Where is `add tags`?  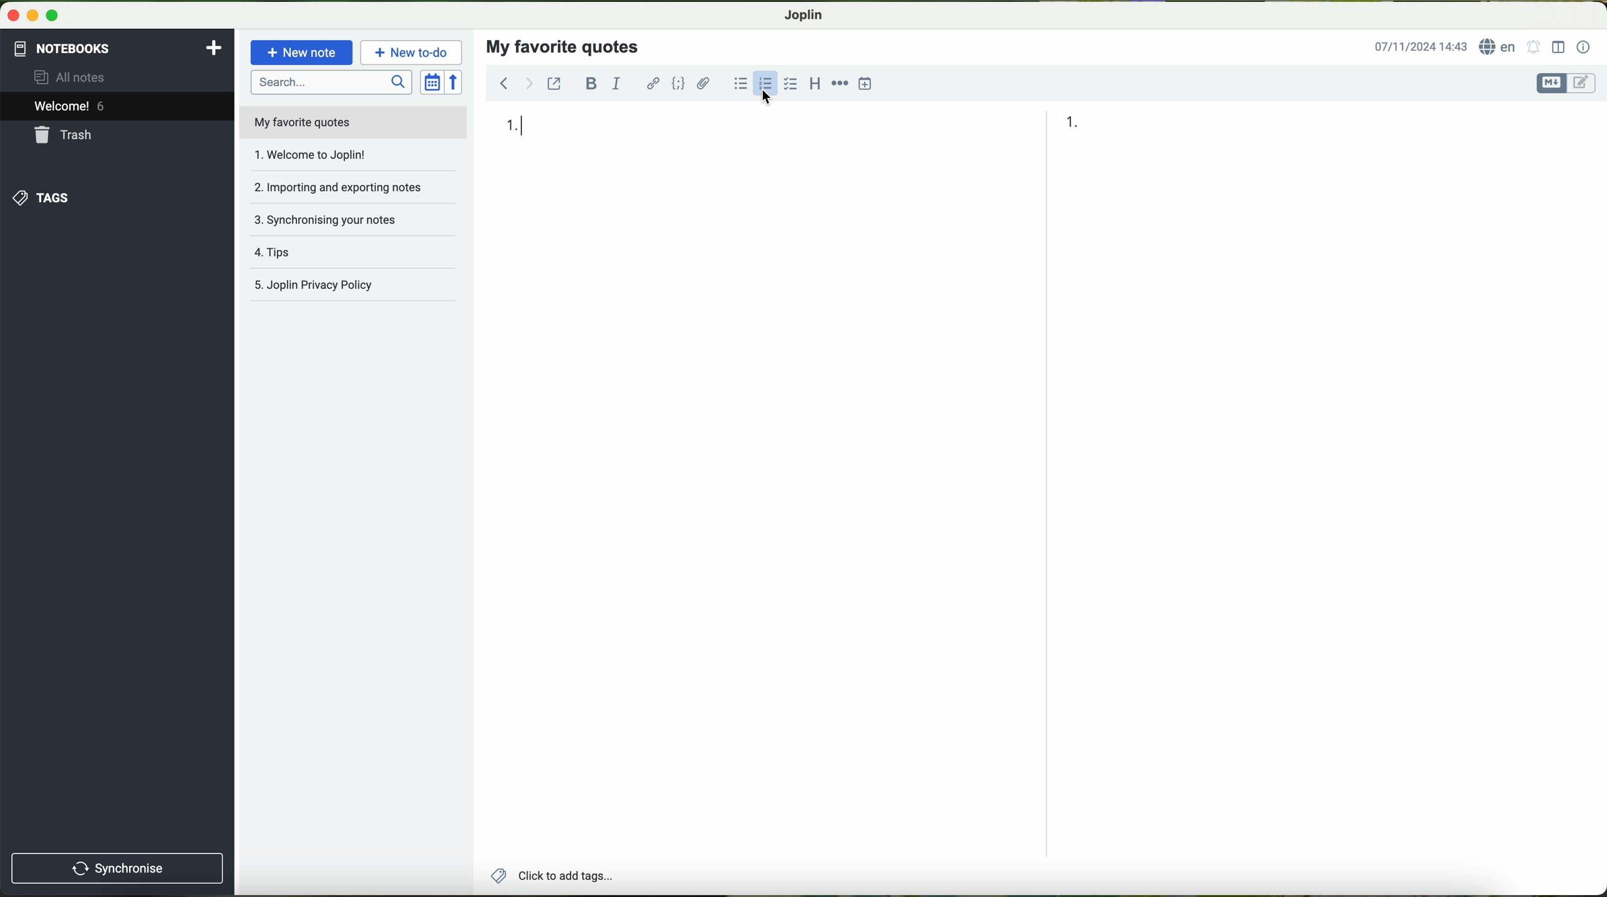 add tags is located at coordinates (551, 878).